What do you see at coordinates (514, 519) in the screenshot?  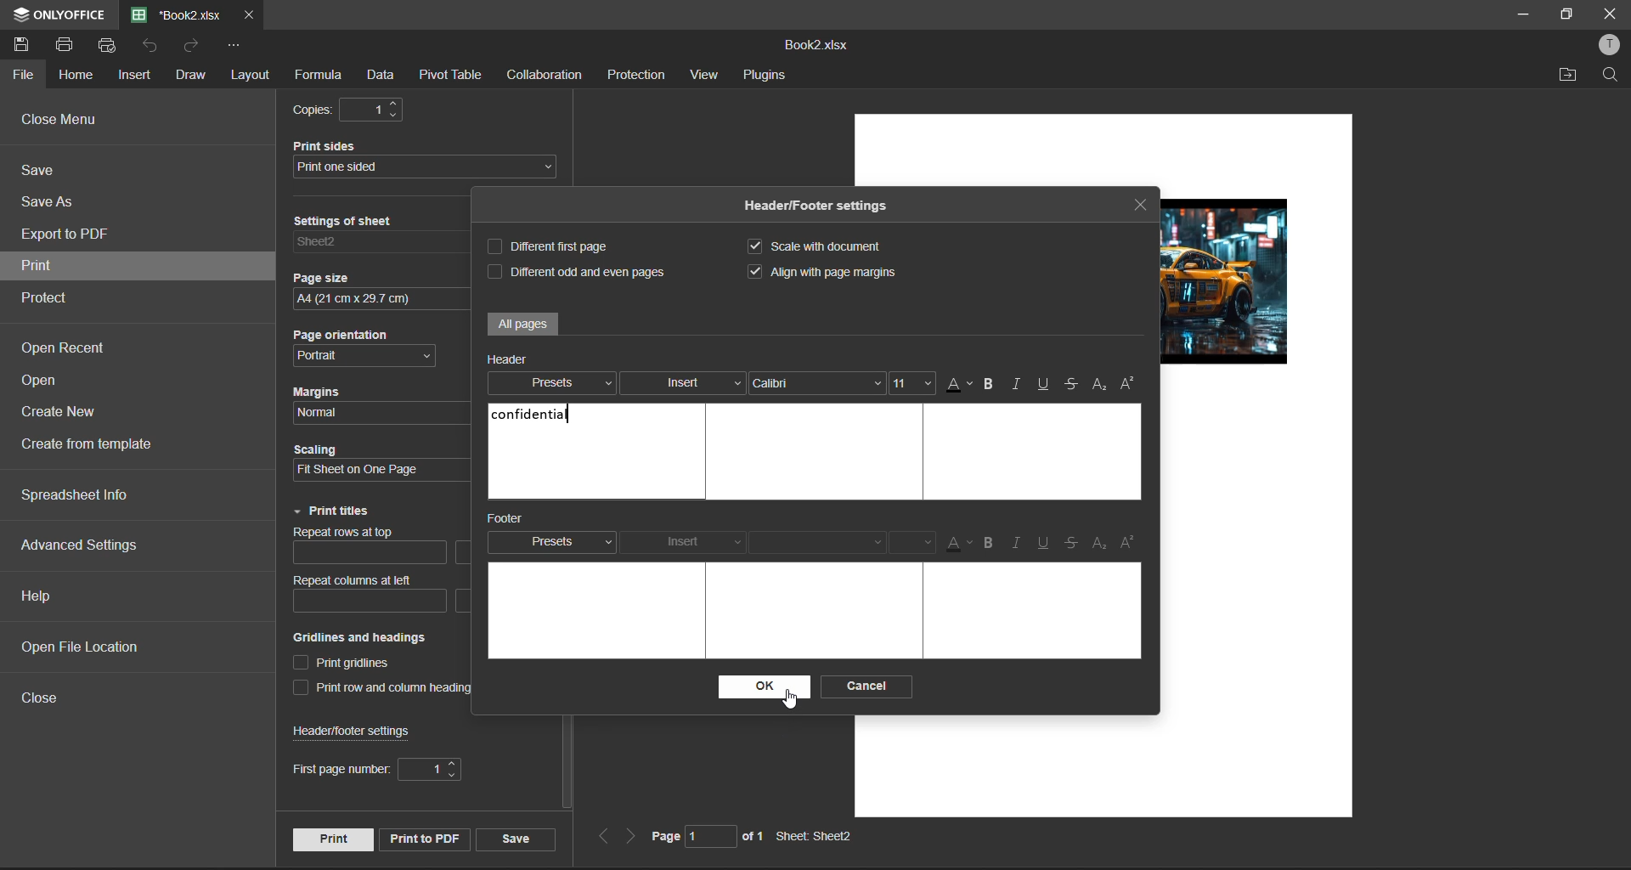 I see `footer` at bounding box center [514, 519].